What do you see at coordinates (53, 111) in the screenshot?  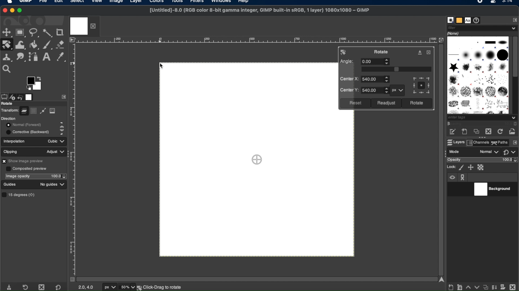 I see `image ` at bounding box center [53, 111].